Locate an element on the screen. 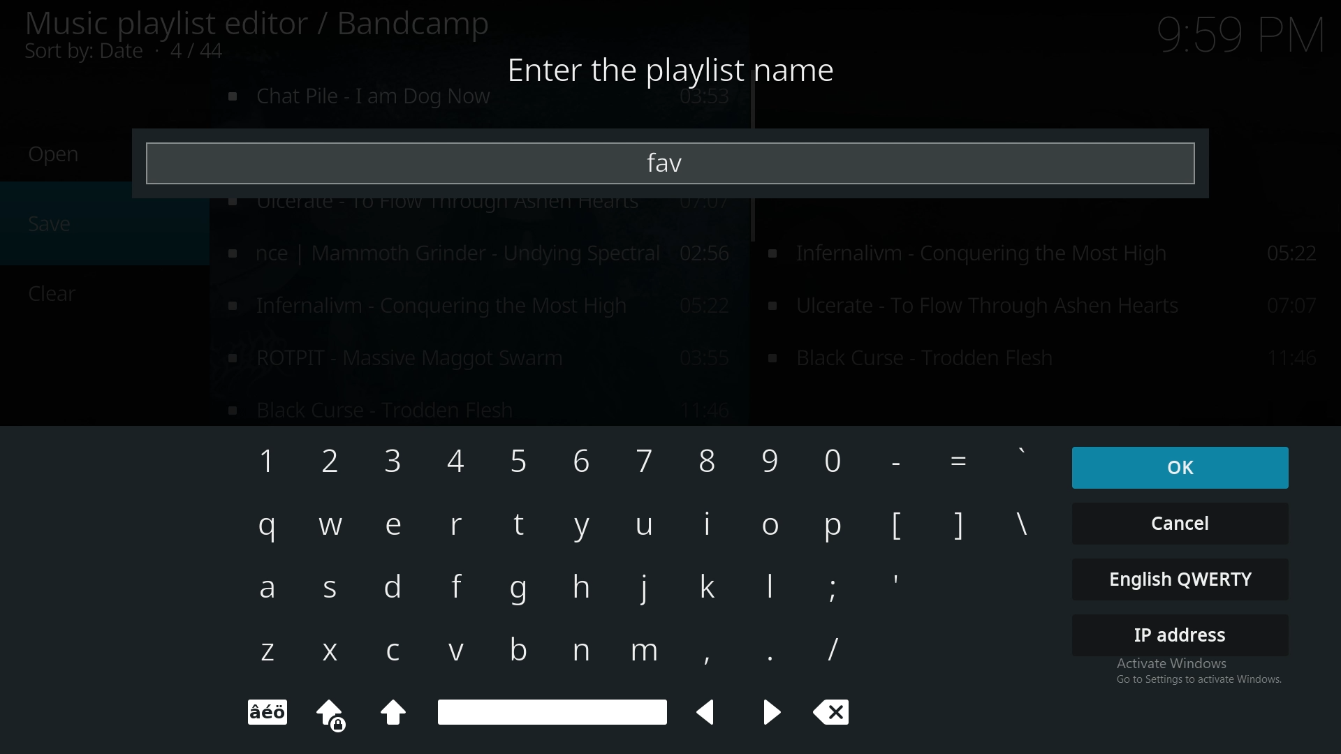 The height and width of the screenshot is (754, 1341). keyboard input is located at coordinates (580, 461).